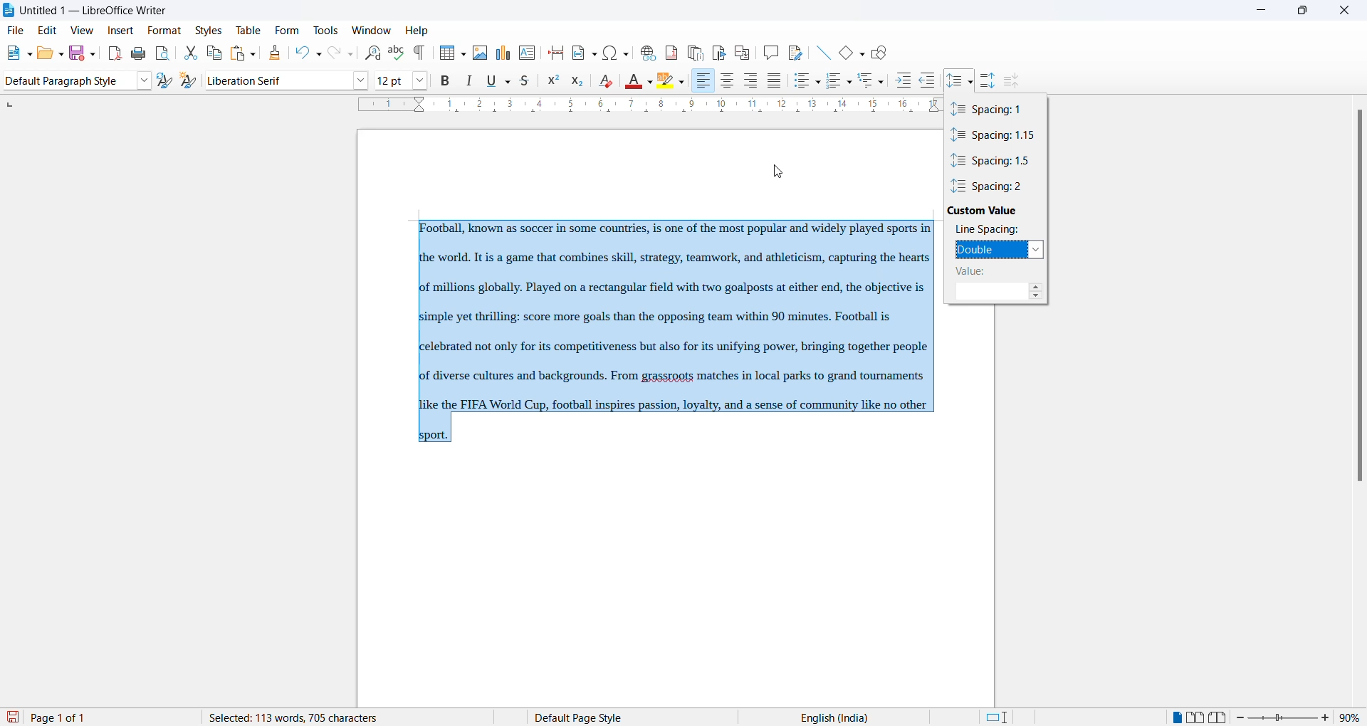 The height and width of the screenshot is (726, 1367). What do you see at coordinates (276, 53) in the screenshot?
I see `clone formatting` at bounding box center [276, 53].